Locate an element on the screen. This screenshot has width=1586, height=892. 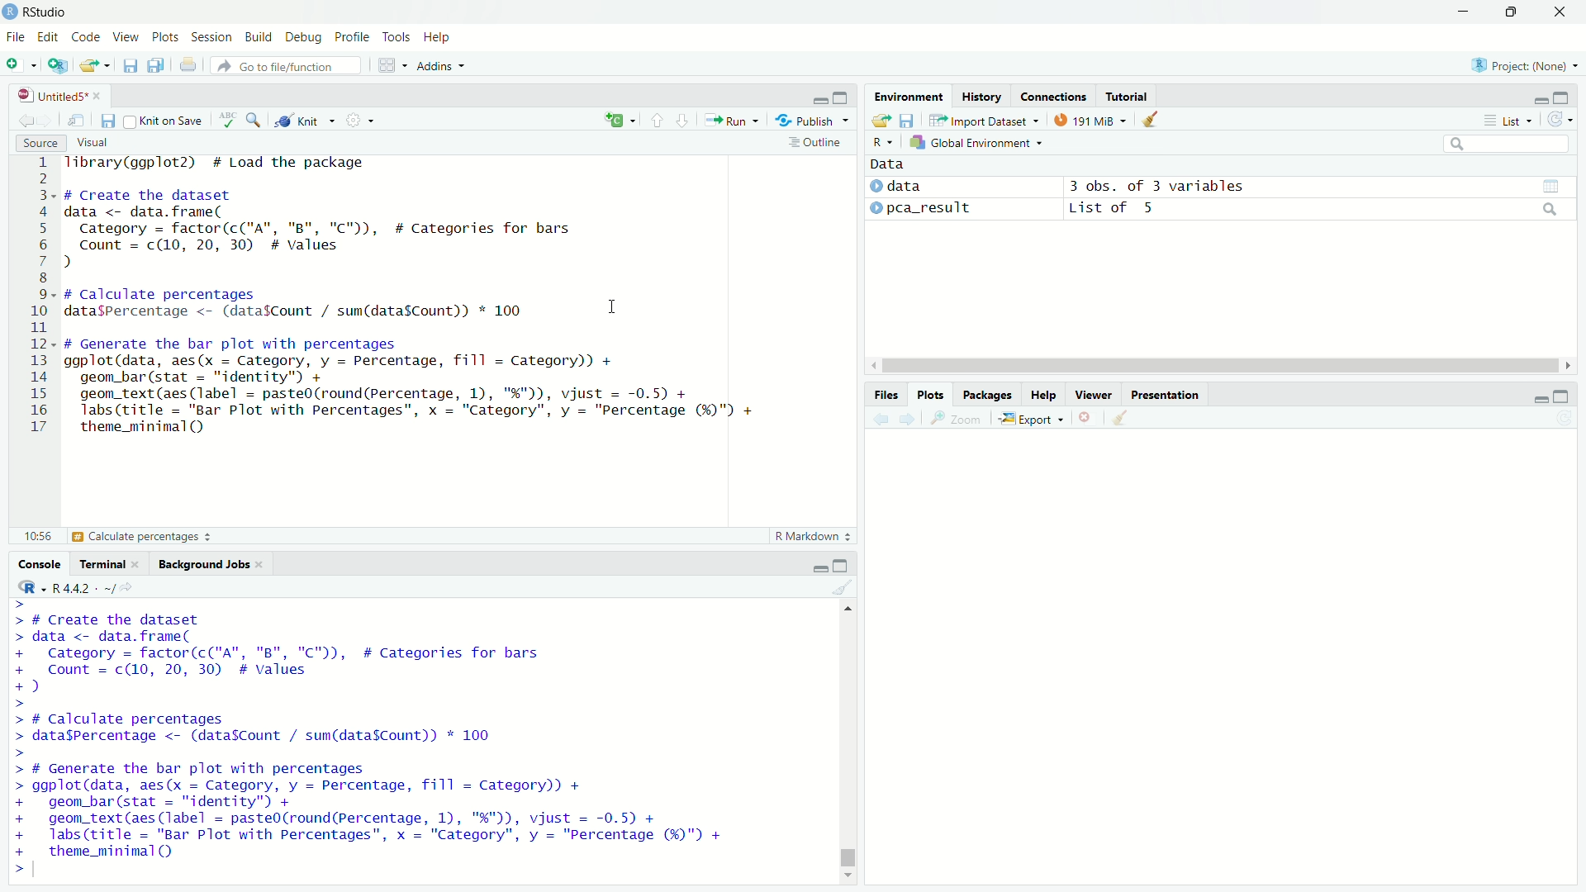
new file is located at coordinates (21, 66).